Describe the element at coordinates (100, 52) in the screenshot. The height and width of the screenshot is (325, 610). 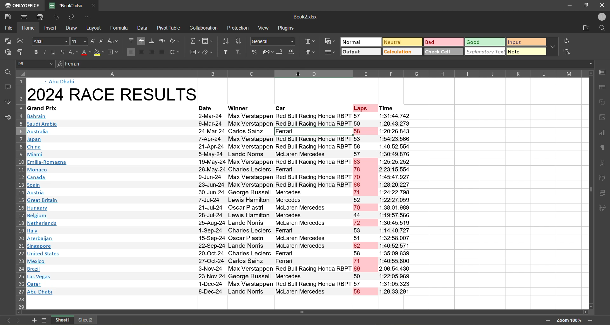
I see `fill color` at that location.